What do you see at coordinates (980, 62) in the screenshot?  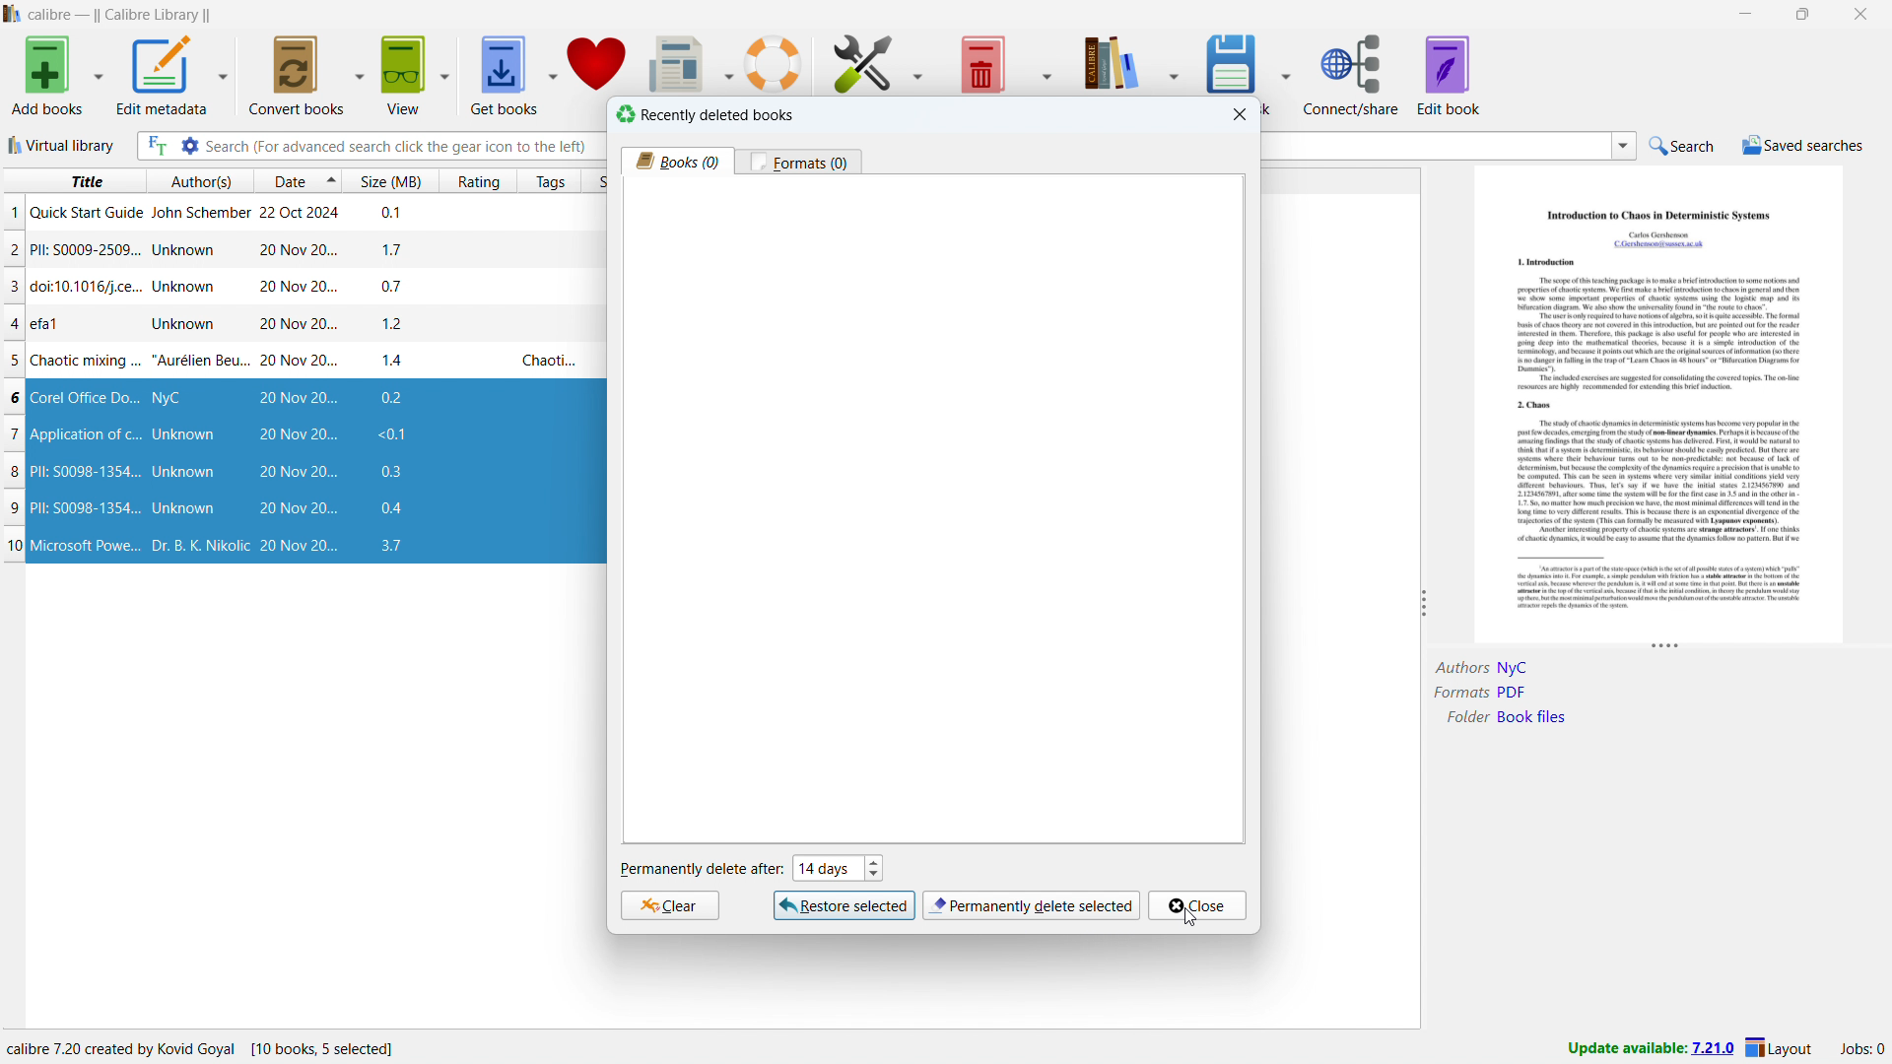 I see `remove books` at bounding box center [980, 62].